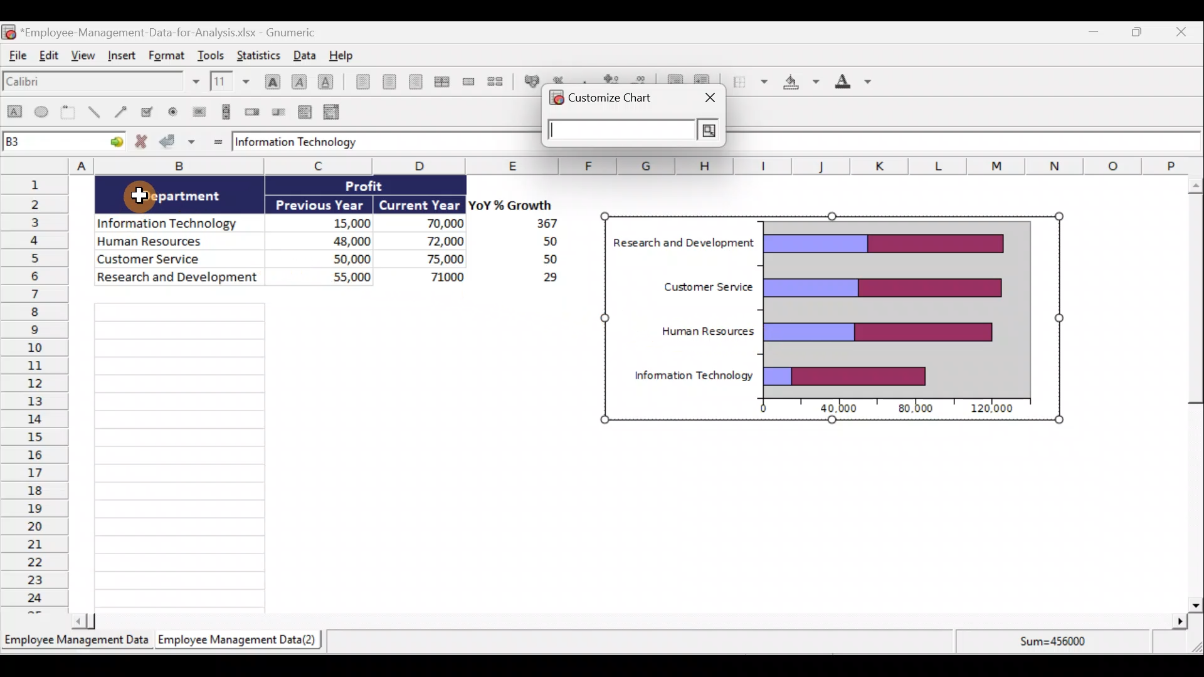 This screenshot has width=1204, height=677. What do you see at coordinates (966, 143) in the screenshot?
I see `Formula bar` at bounding box center [966, 143].